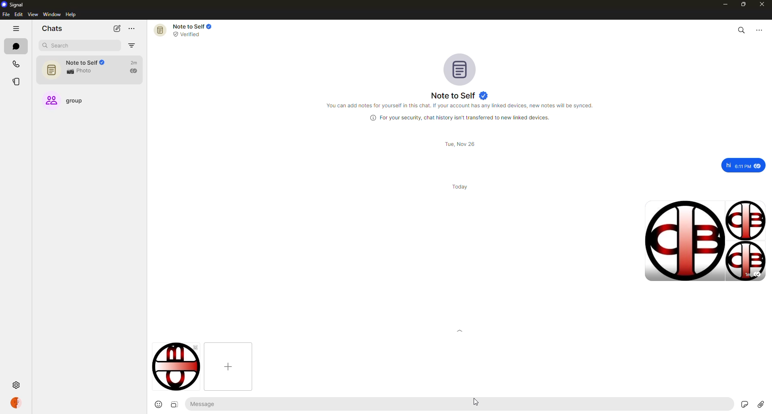  I want to click on add image, so click(228, 366).